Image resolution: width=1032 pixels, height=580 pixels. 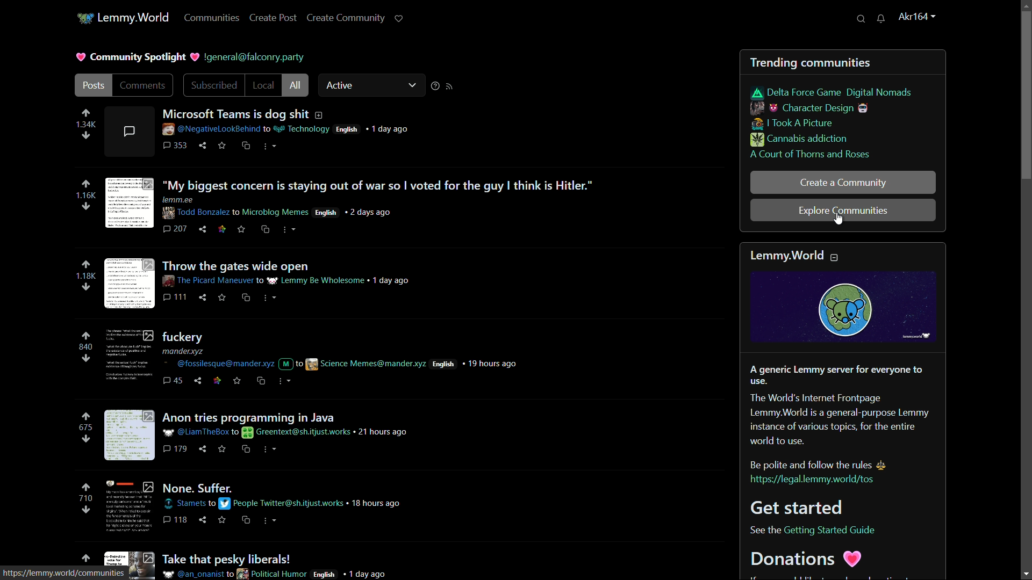 What do you see at coordinates (248, 448) in the screenshot?
I see `cs` at bounding box center [248, 448].